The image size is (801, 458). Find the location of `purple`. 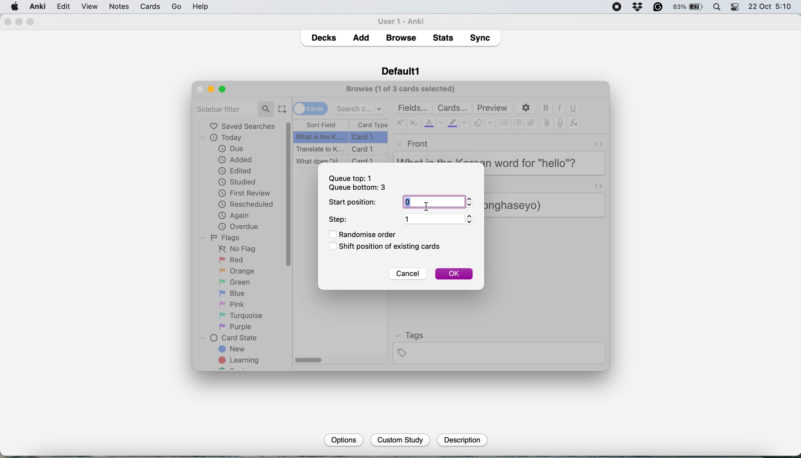

purple is located at coordinates (237, 327).